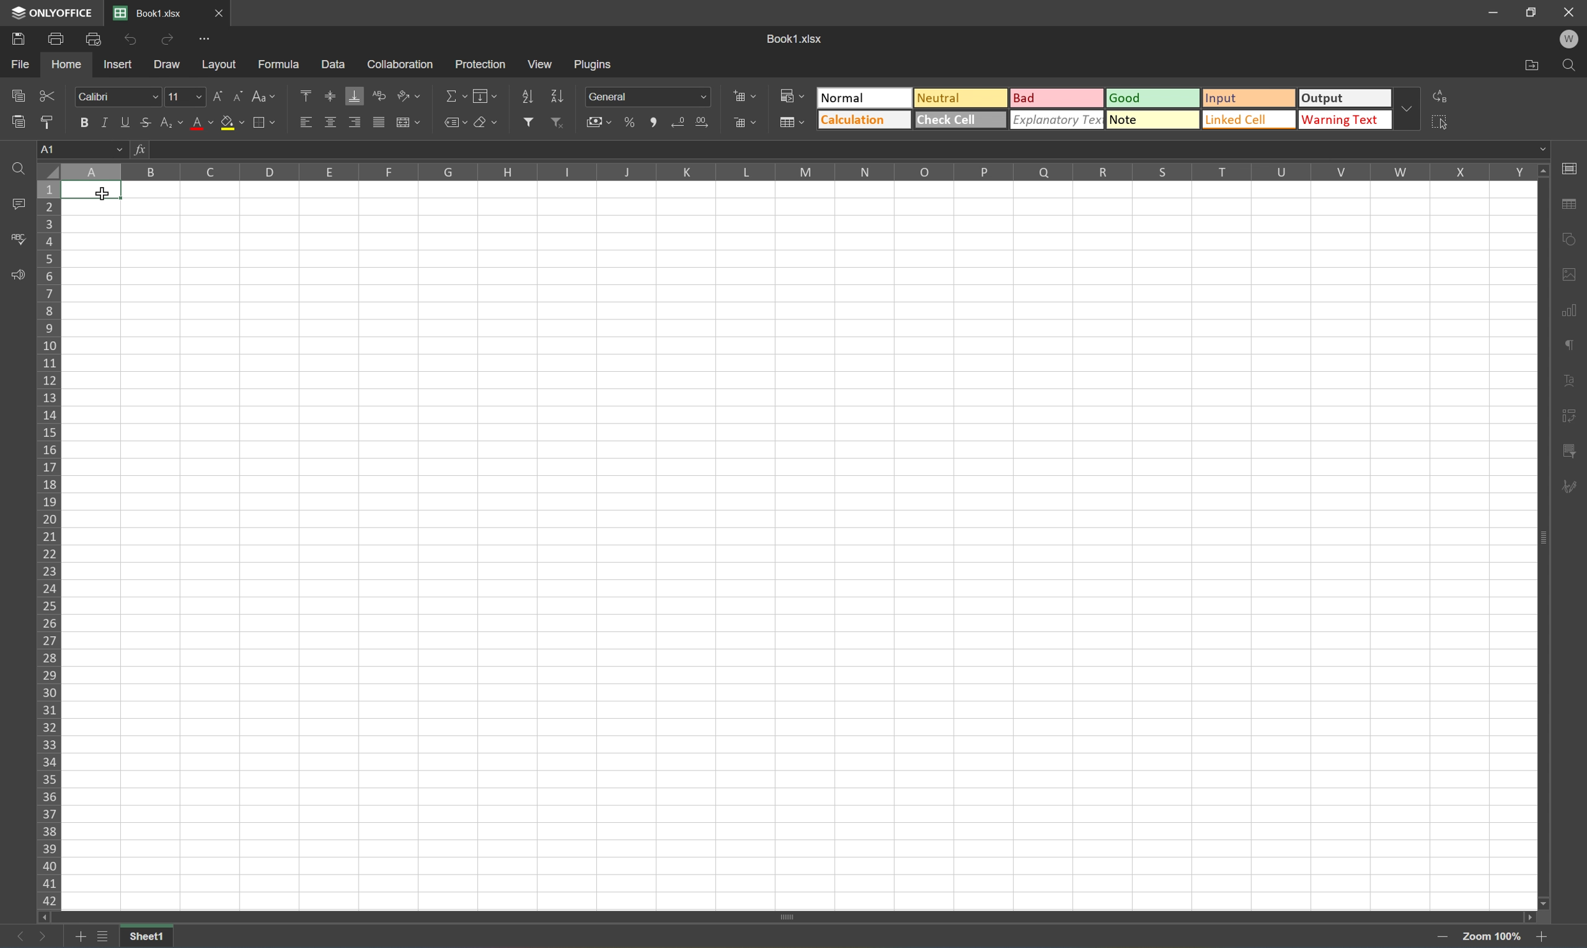  I want to click on Fill color, so click(232, 123).